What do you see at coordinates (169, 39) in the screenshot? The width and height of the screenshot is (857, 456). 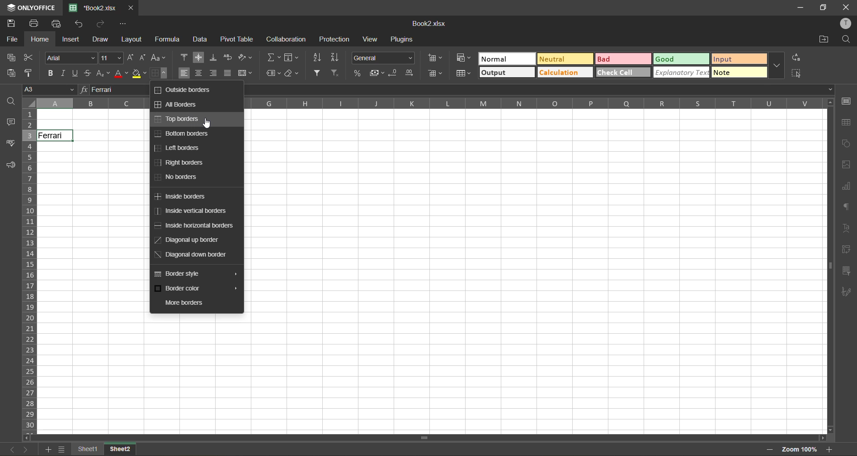 I see `formula` at bounding box center [169, 39].